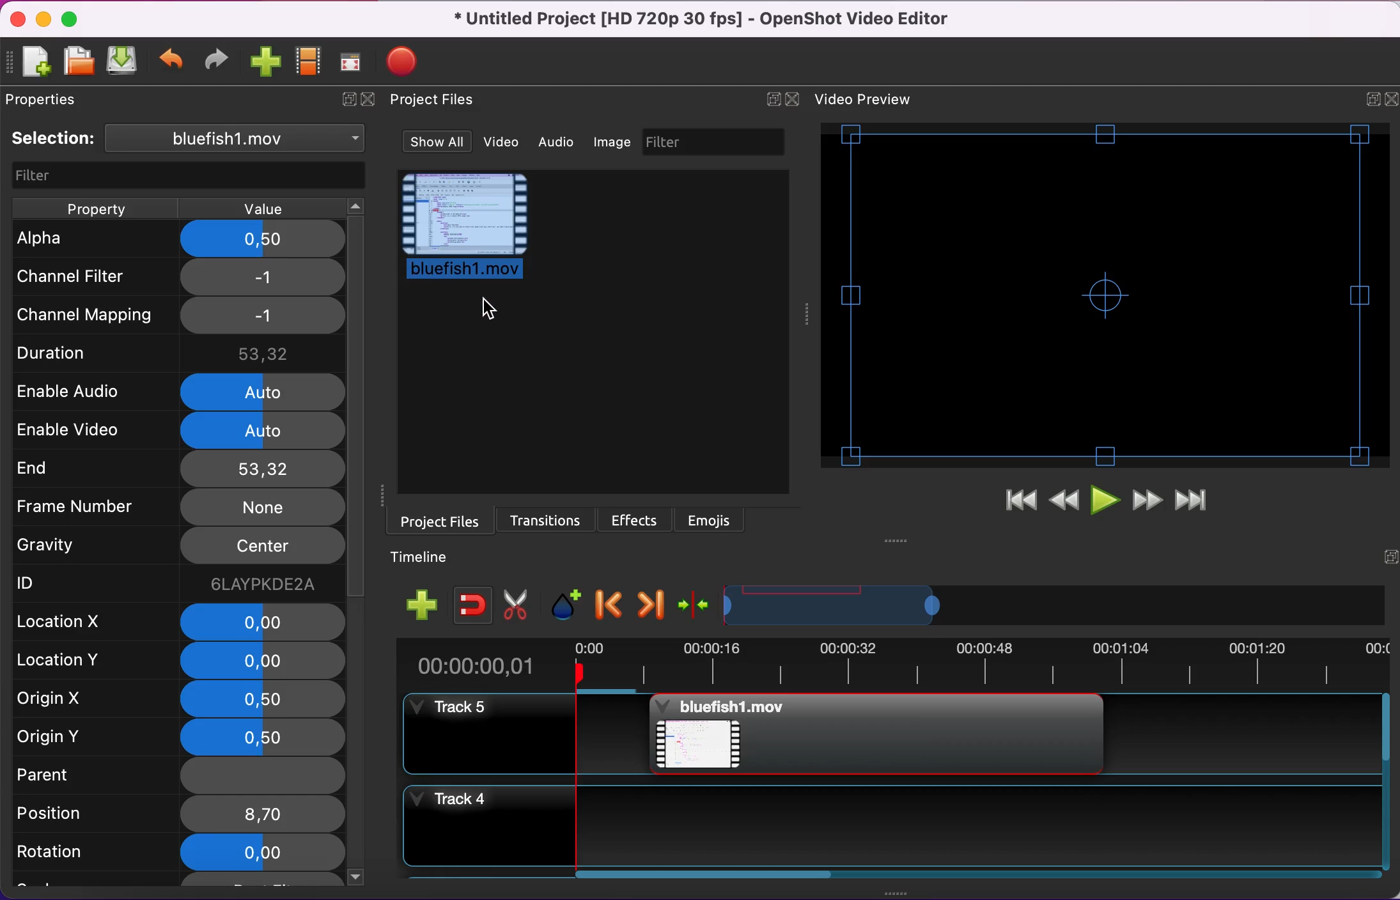 This screenshot has width=1400, height=900. Describe the element at coordinates (799, 100) in the screenshot. I see `close` at that location.